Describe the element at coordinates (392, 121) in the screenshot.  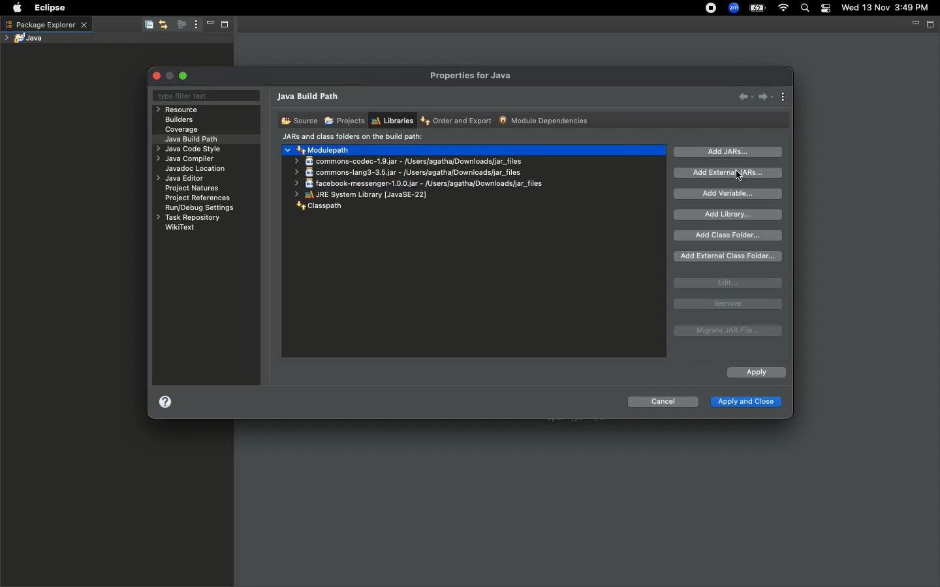
I see `Libraries` at that location.